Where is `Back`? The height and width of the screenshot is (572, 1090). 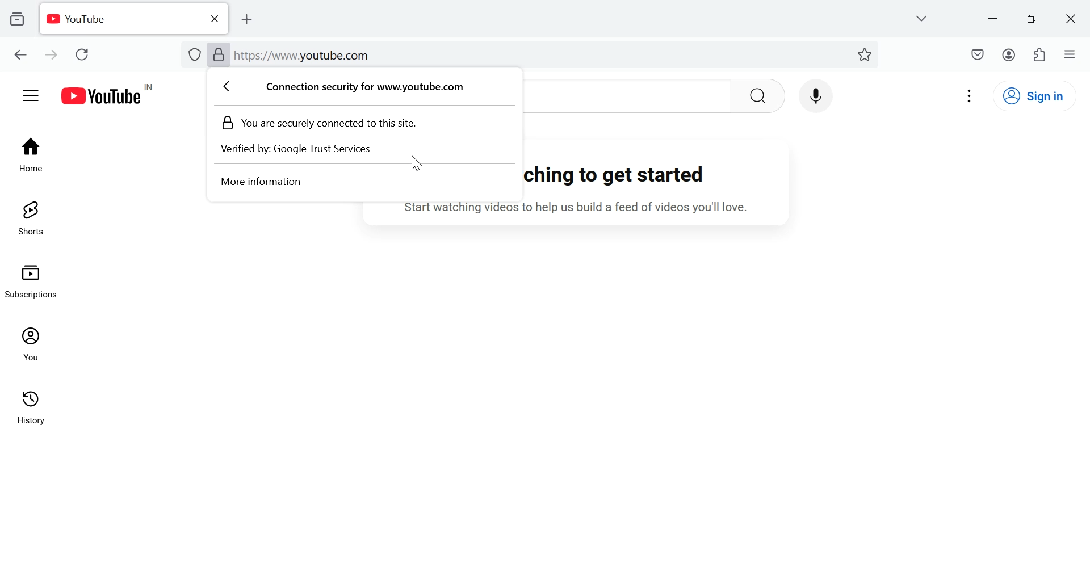 Back is located at coordinates (232, 87).